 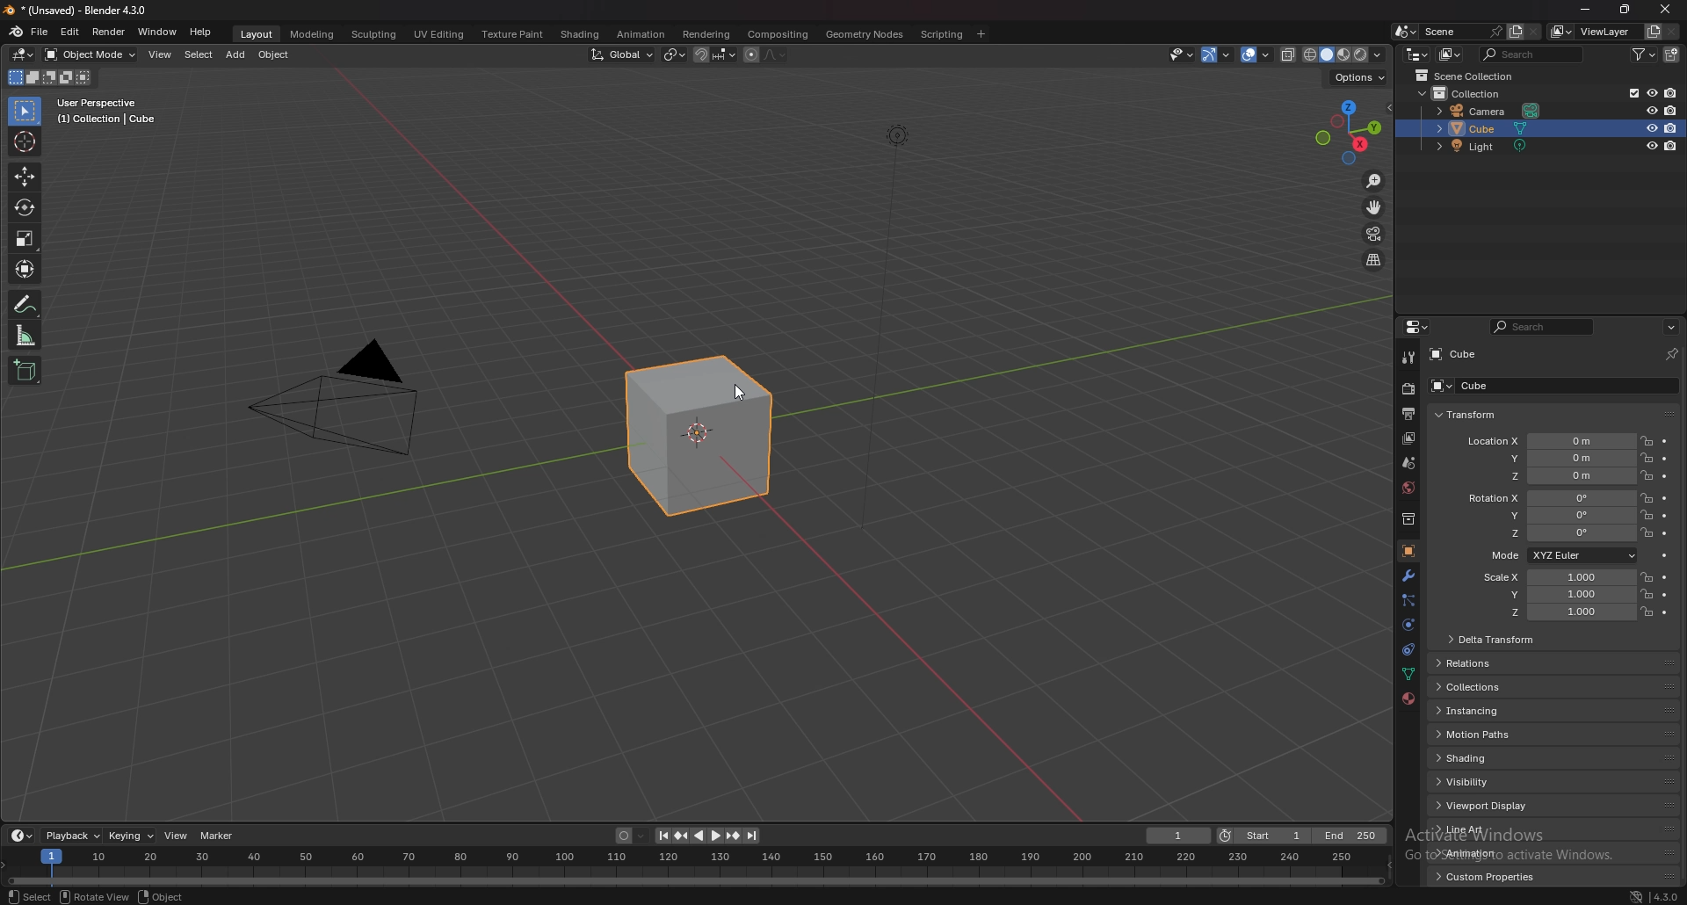 What do you see at coordinates (1490, 148) in the screenshot?
I see `light` at bounding box center [1490, 148].